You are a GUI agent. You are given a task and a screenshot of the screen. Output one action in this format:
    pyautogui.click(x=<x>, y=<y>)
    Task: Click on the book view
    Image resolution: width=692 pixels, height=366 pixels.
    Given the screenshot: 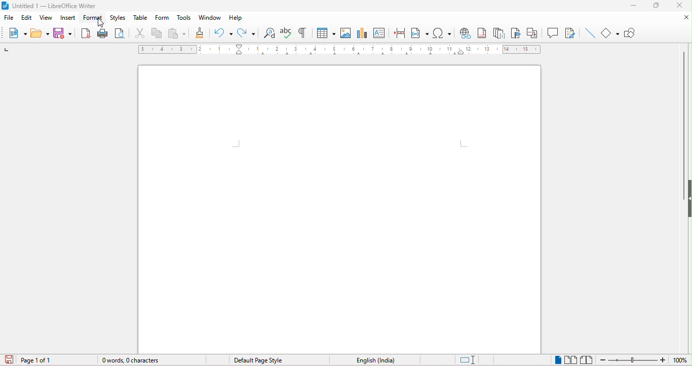 What is the action you would take?
    pyautogui.click(x=589, y=357)
    